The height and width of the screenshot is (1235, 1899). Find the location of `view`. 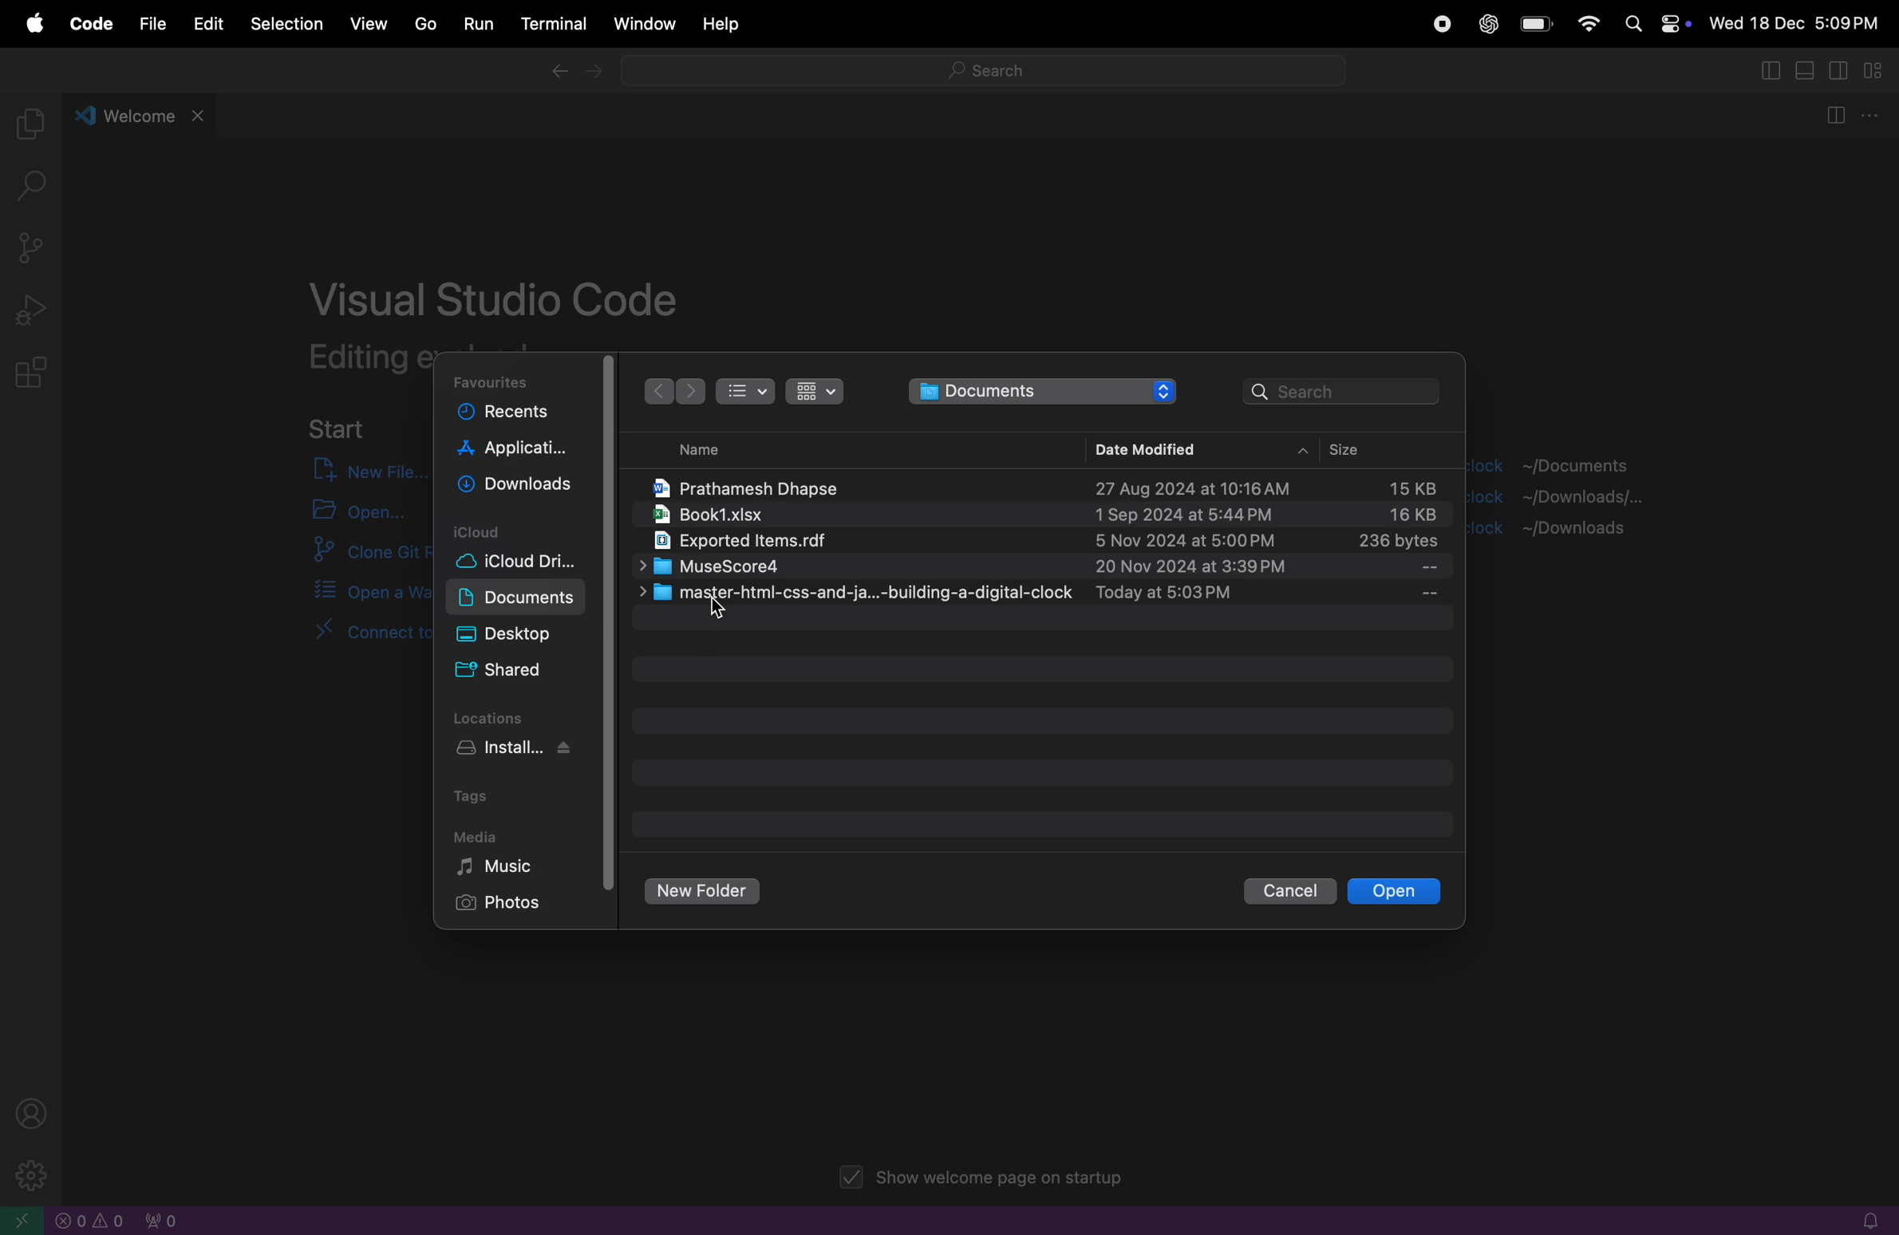

view is located at coordinates (369, 22).